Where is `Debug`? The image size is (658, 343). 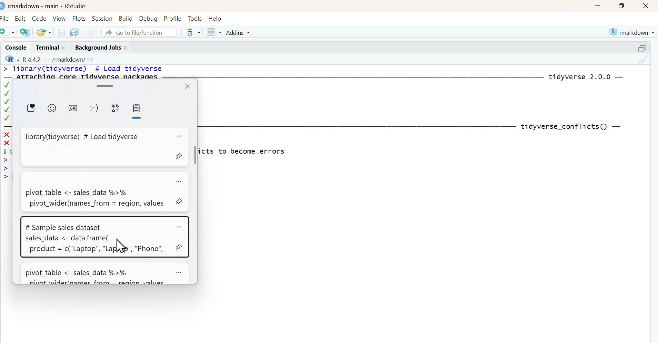 Debug is located at coordinates (148, 18).